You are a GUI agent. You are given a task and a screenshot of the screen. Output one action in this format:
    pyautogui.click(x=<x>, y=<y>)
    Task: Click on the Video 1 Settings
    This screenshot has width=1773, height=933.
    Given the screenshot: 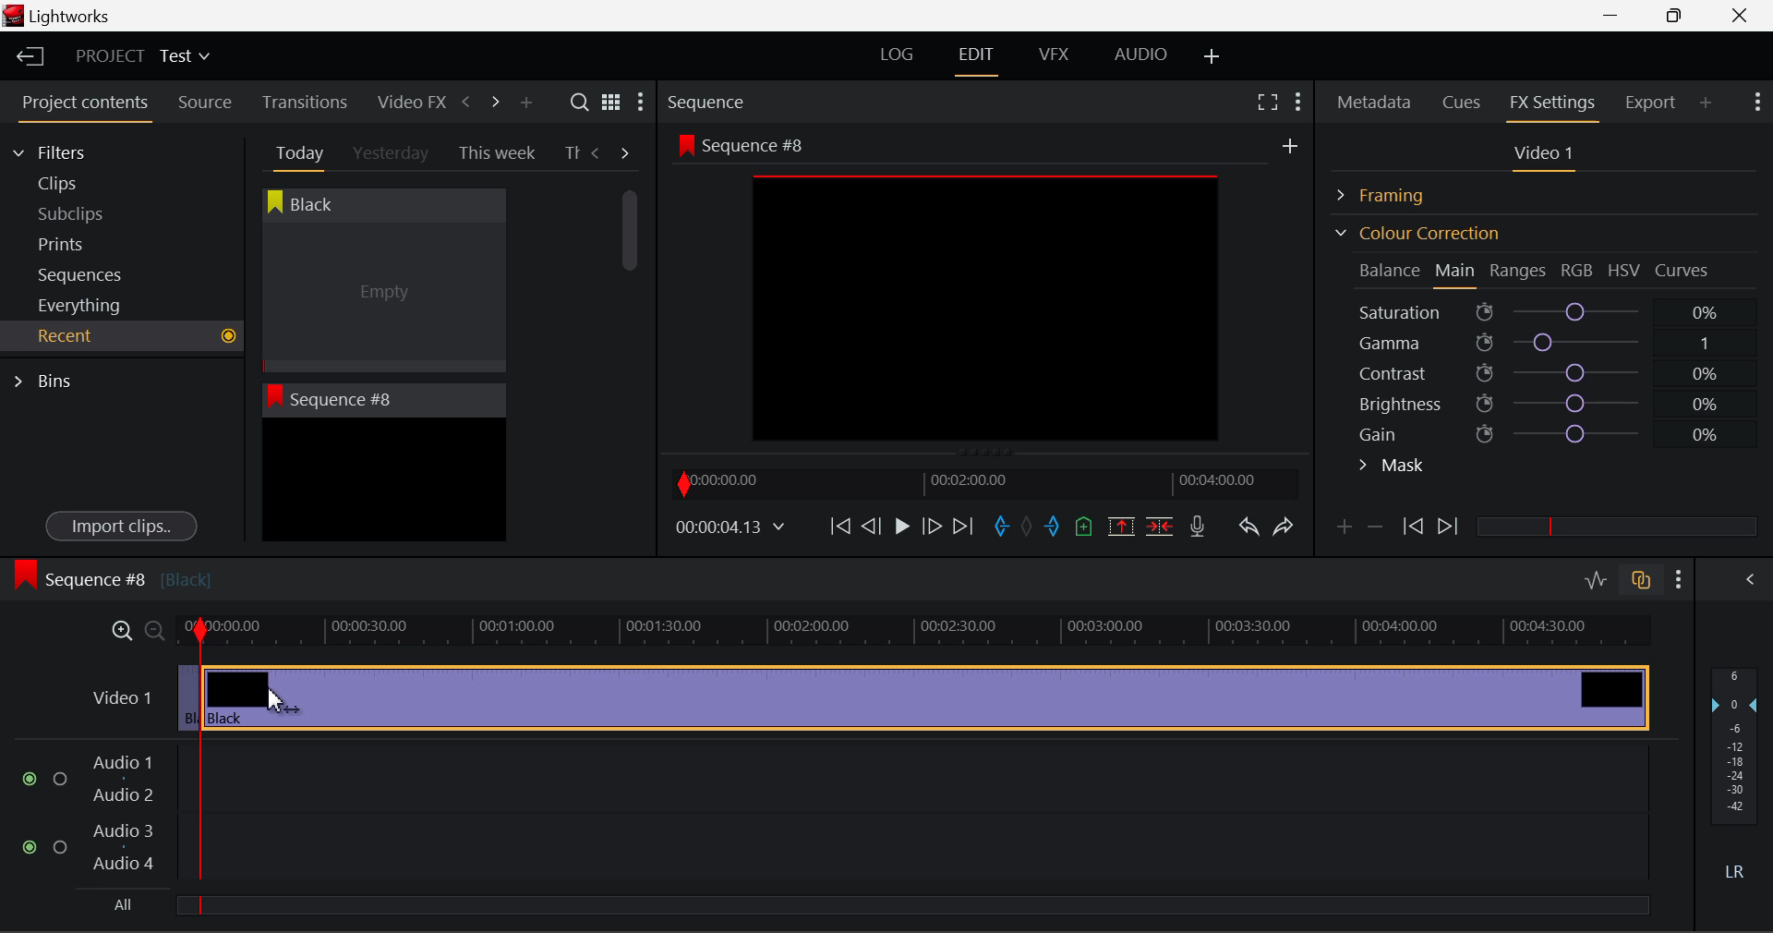 What is the action you would take?
    pyautogui.click(x=1547, y=157)
    